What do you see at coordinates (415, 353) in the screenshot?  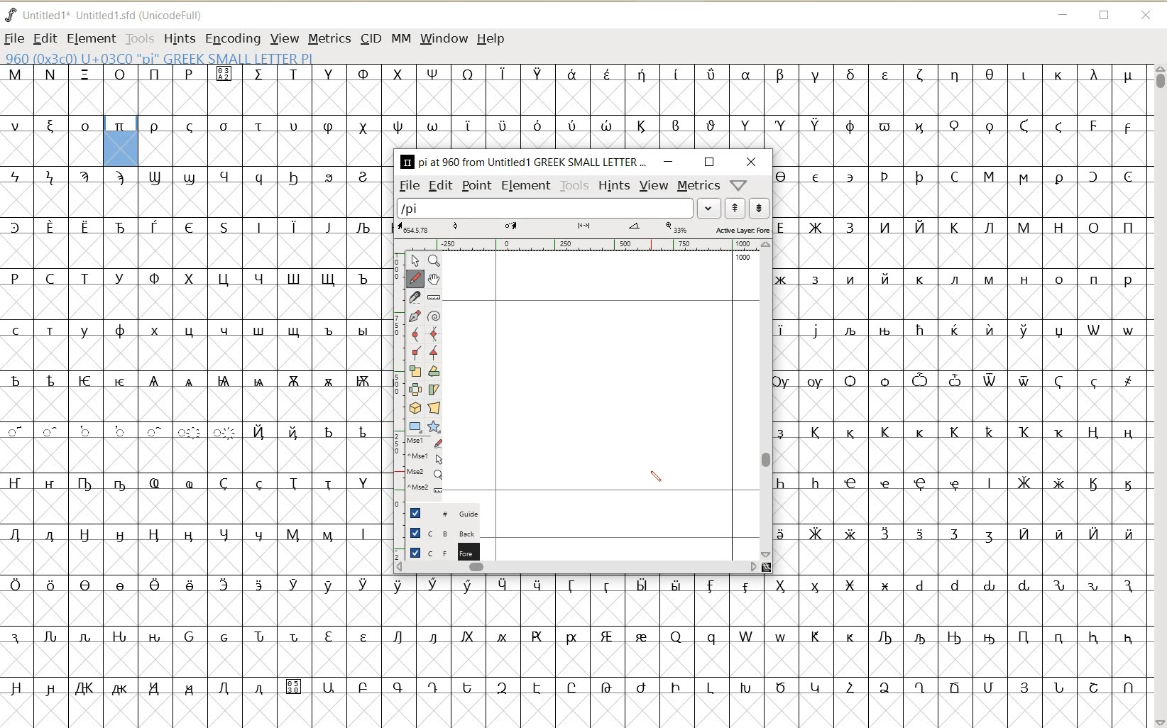 I see `Add a corner point` at bounding box center [415, 353].